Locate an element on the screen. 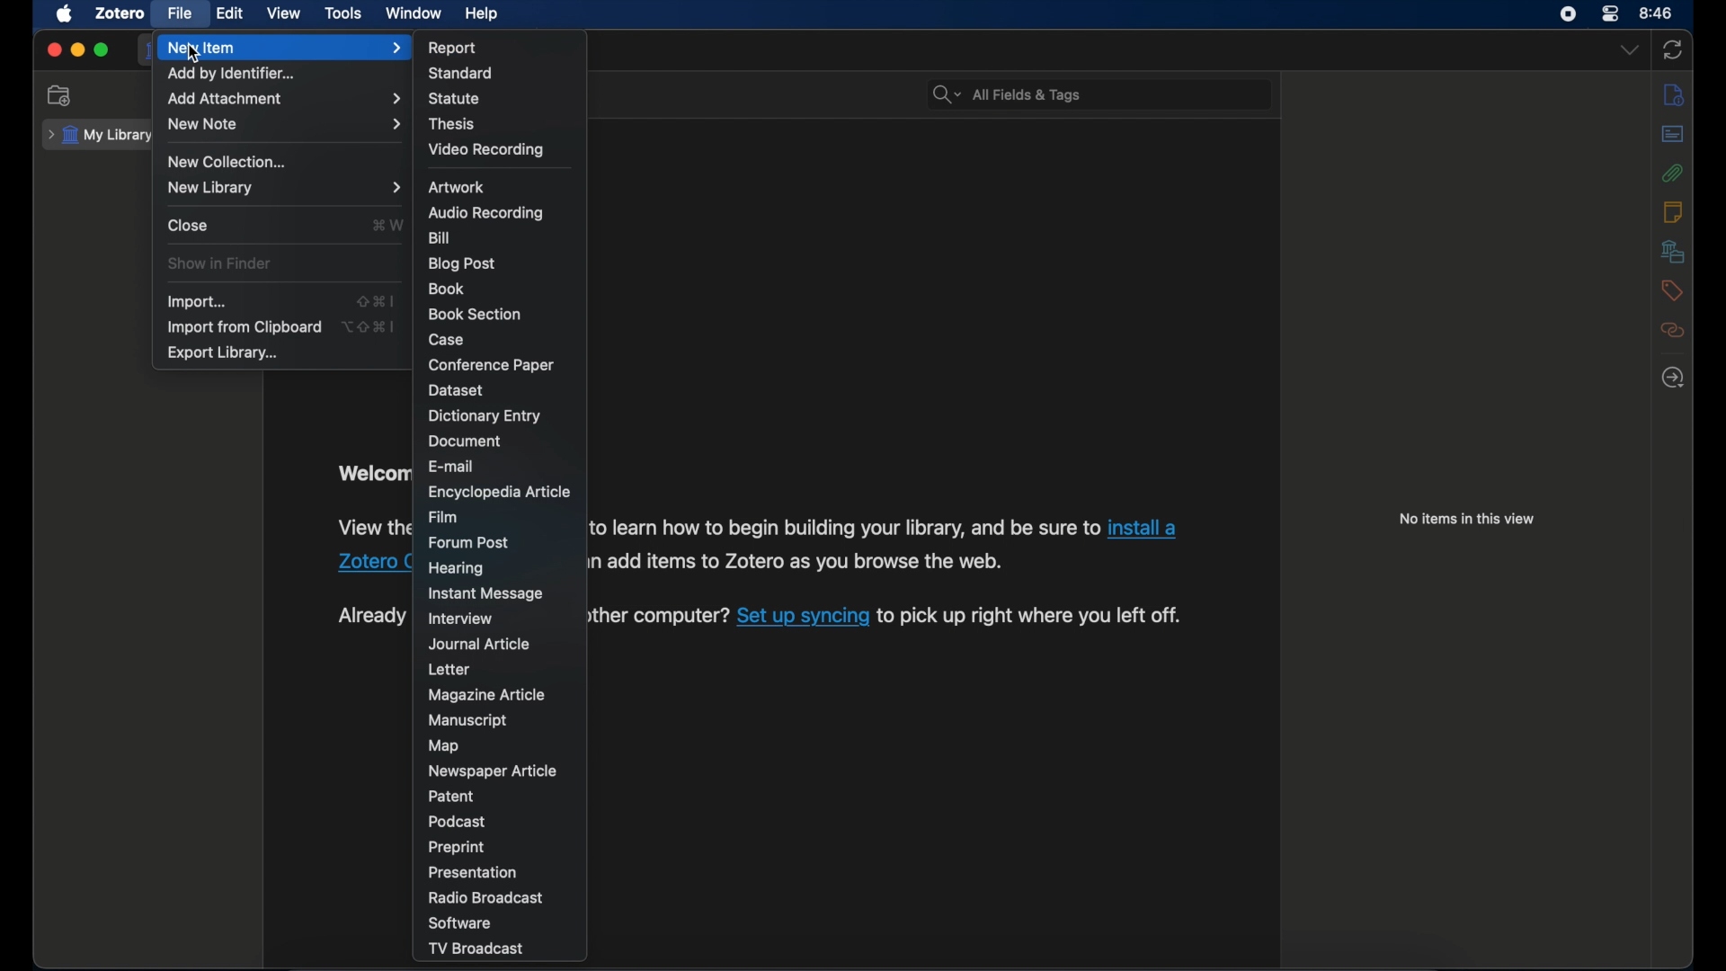 The width and height of the screenshot is (1726, 971). software information is located at coordinates (660, 621).